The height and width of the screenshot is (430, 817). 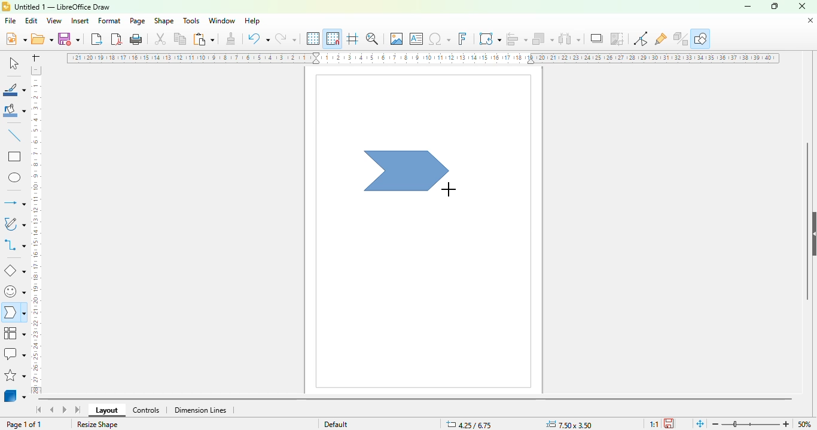 I want to click on toggle point edit mode, so click(x=641, y=38).